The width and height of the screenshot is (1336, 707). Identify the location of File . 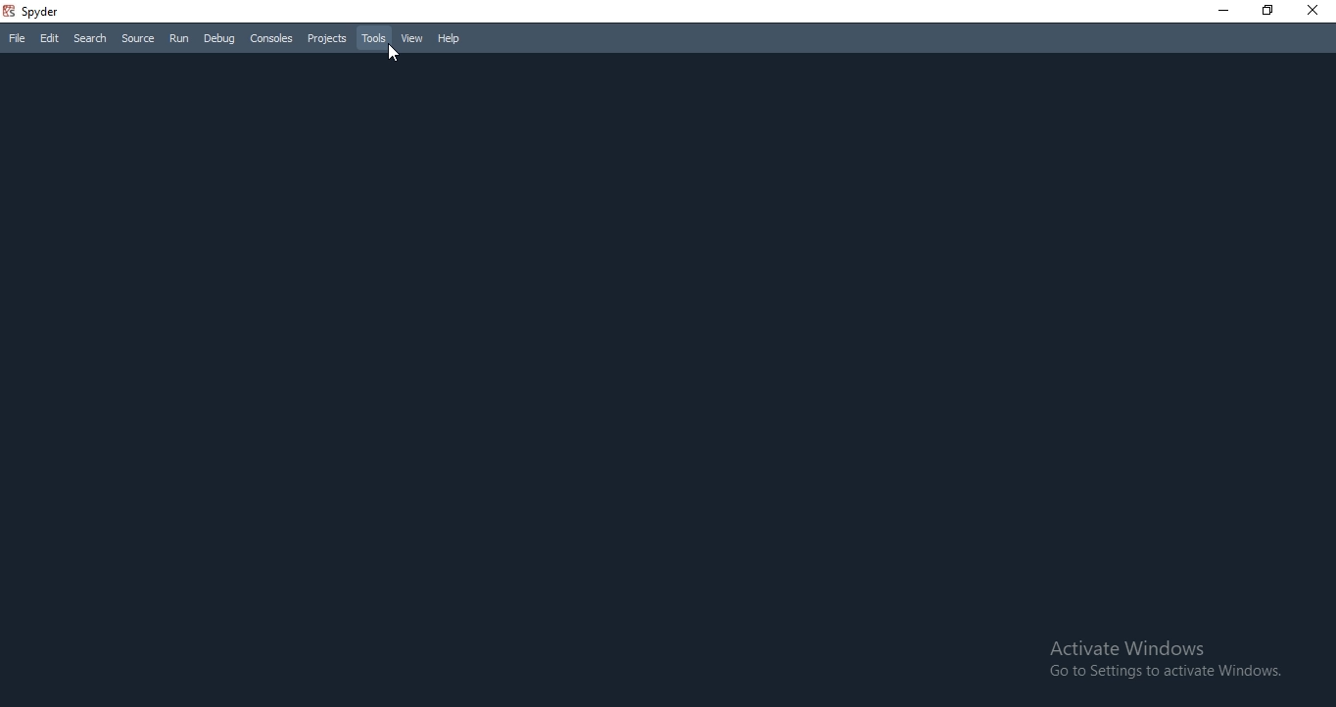
(14, 40).